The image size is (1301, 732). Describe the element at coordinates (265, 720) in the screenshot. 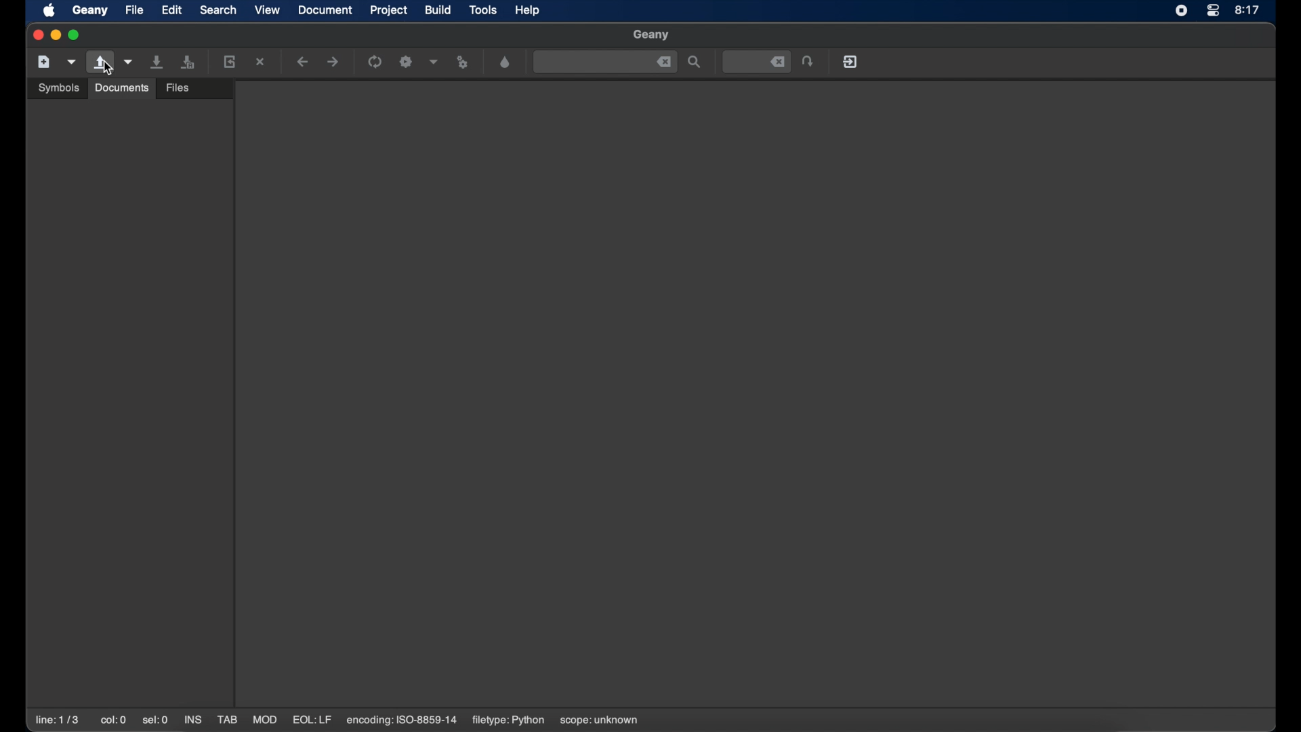

I see `mod` at that location.